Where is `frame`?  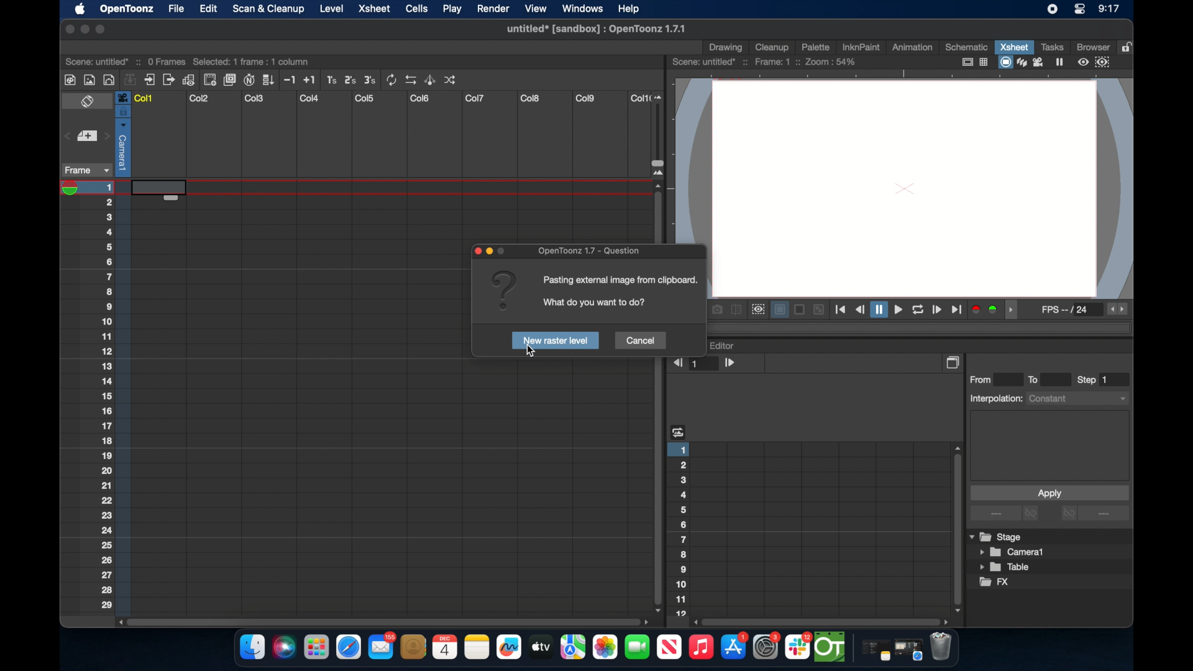
frame is located at coordinates (85, 170).